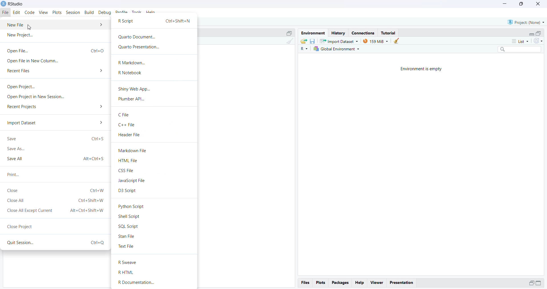 This screenshot has width=547, height=289. Describe the element at coordinates (132, 62) in the screenshot. I see `R Markdown...` at that location.